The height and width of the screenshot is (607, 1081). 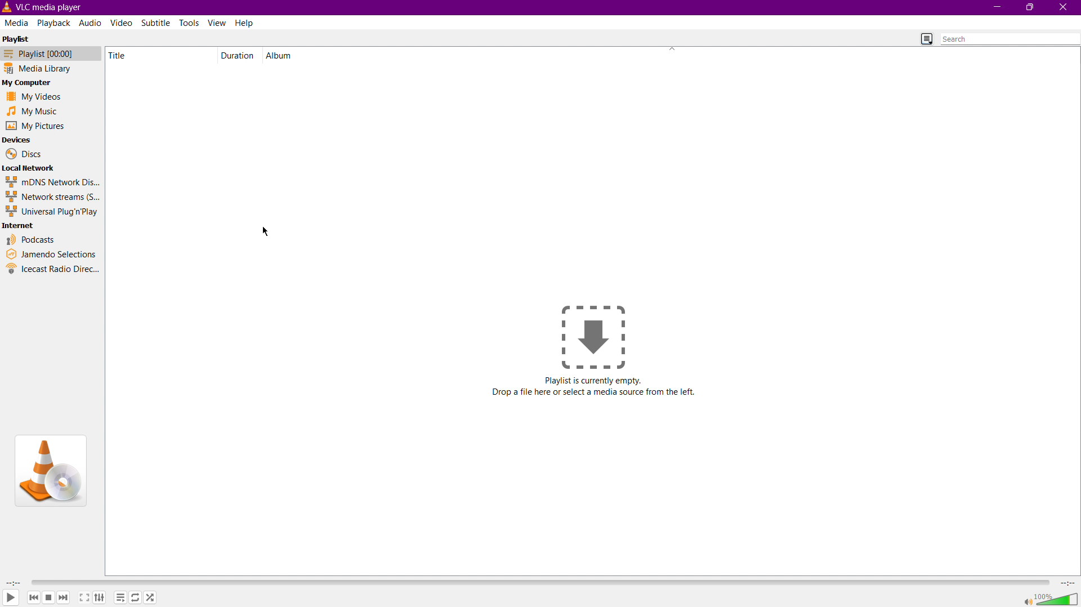 What do you see at coordinates (33, 597) in the screenshot?
I see `Skip Back` at bounding box center [33, 597].